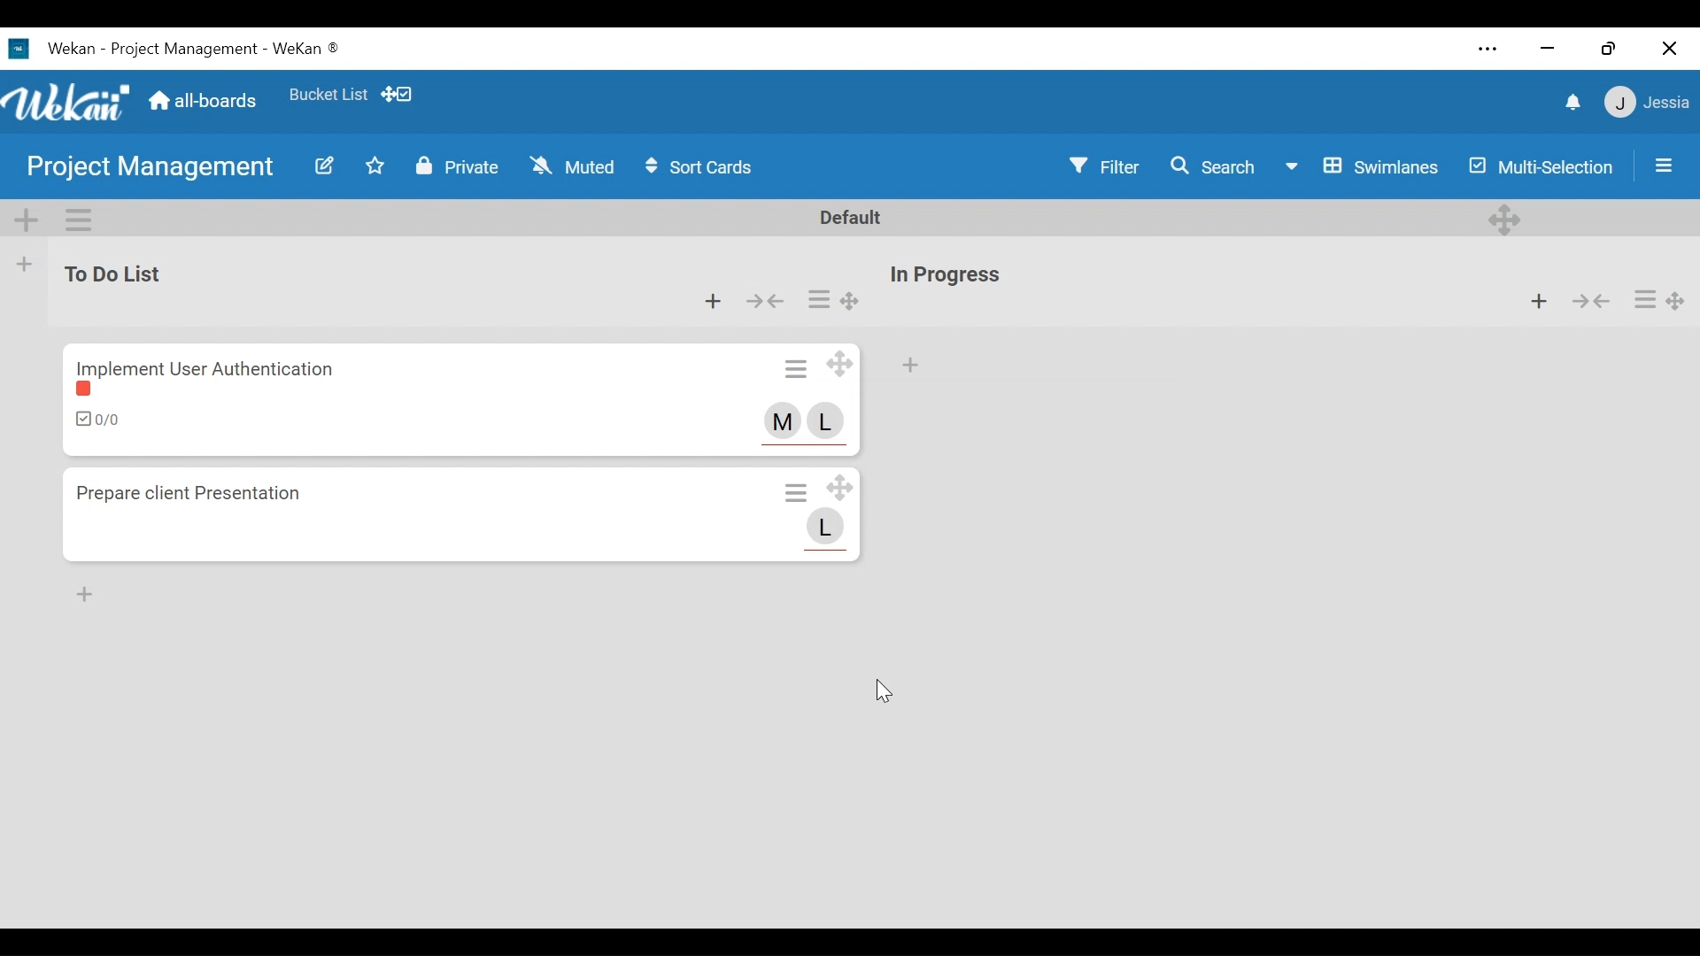 The height and width of the screenshot is (956, 1700). I want to click on label color, so click(89, 390).